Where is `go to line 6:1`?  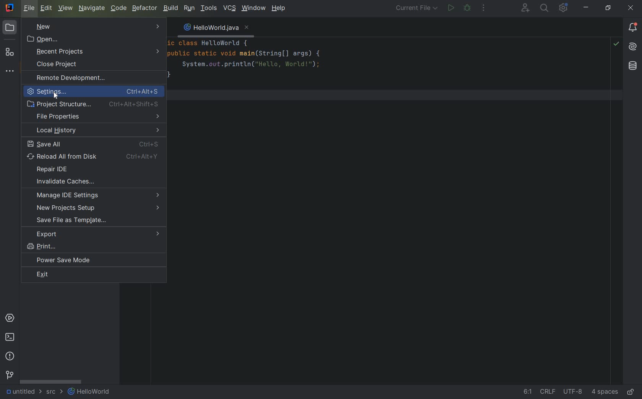 go to line 6:1 is located at coordinates (528, 392).